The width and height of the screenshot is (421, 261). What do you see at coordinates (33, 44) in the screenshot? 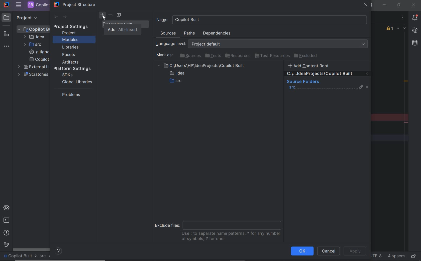
I see `SRC` at bounding box center [33, 44].